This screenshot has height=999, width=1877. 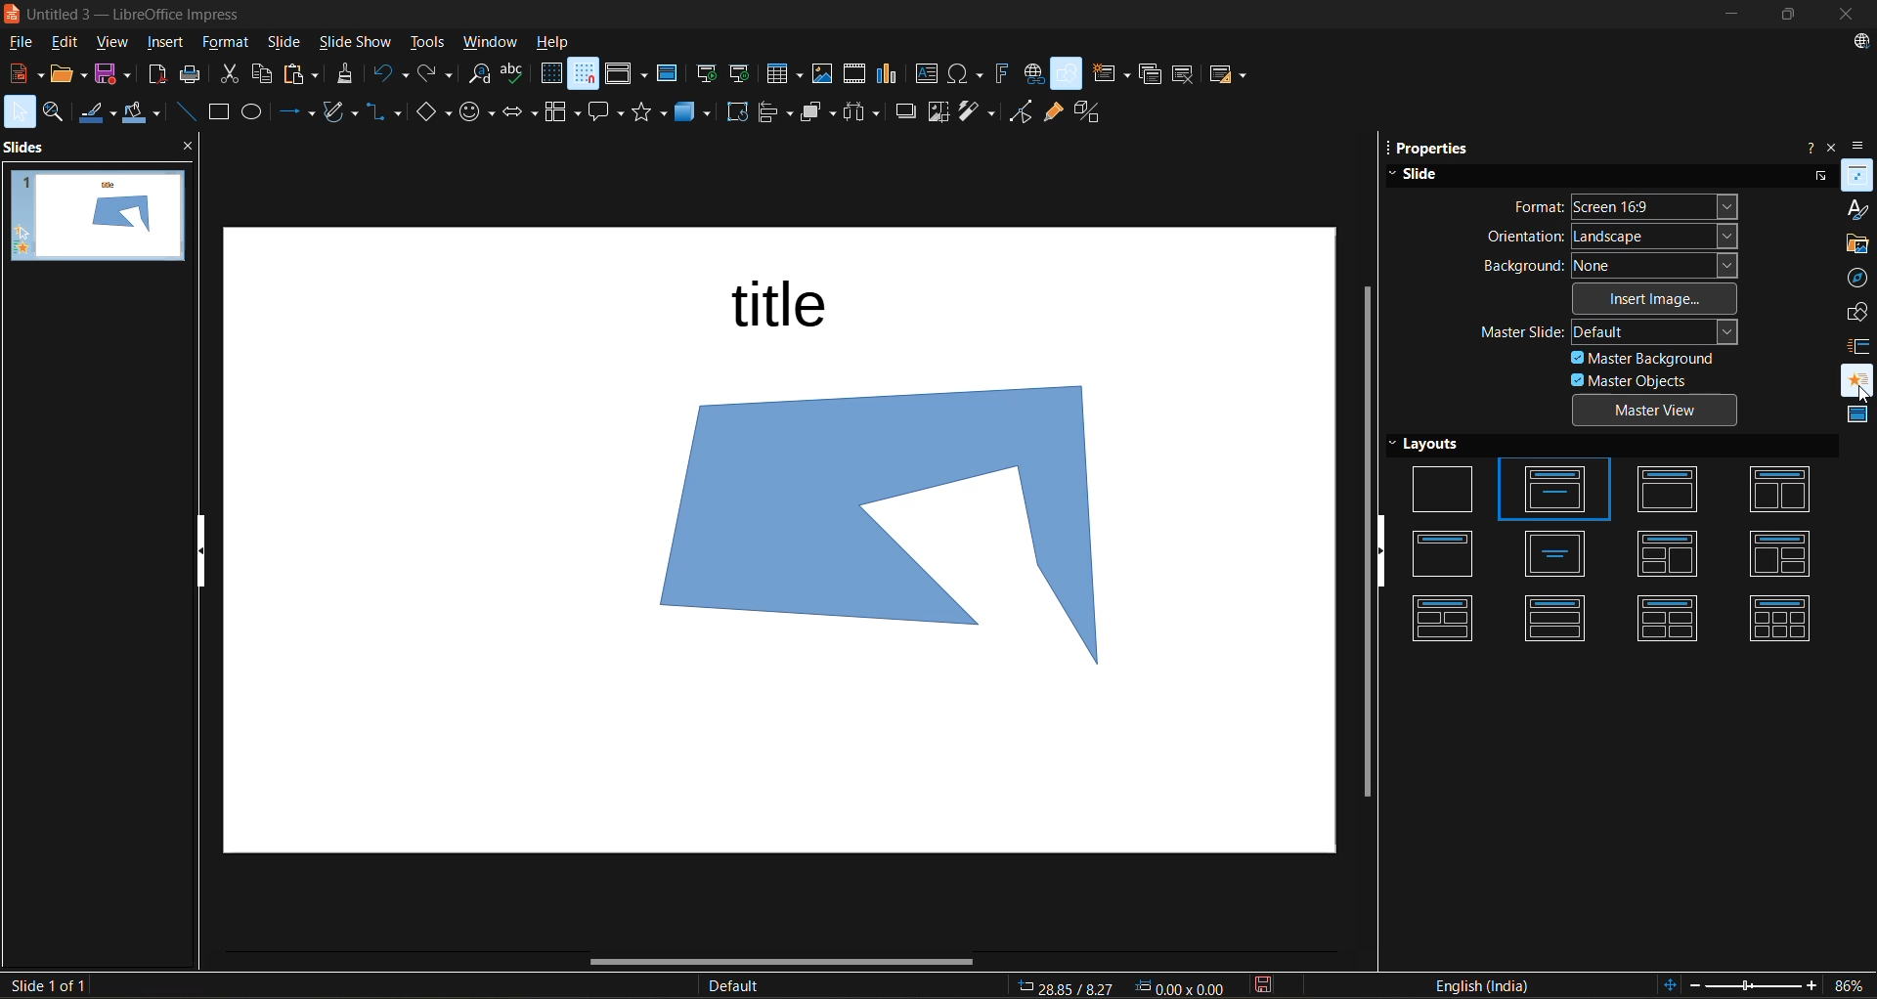 I want to click on rotate, so click(x=738, y=114).